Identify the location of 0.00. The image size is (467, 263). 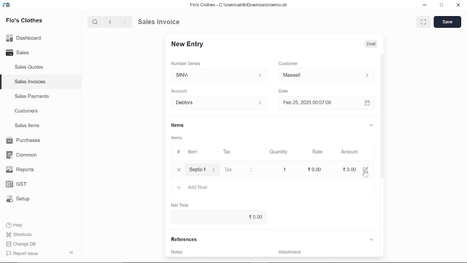
(348, 169).